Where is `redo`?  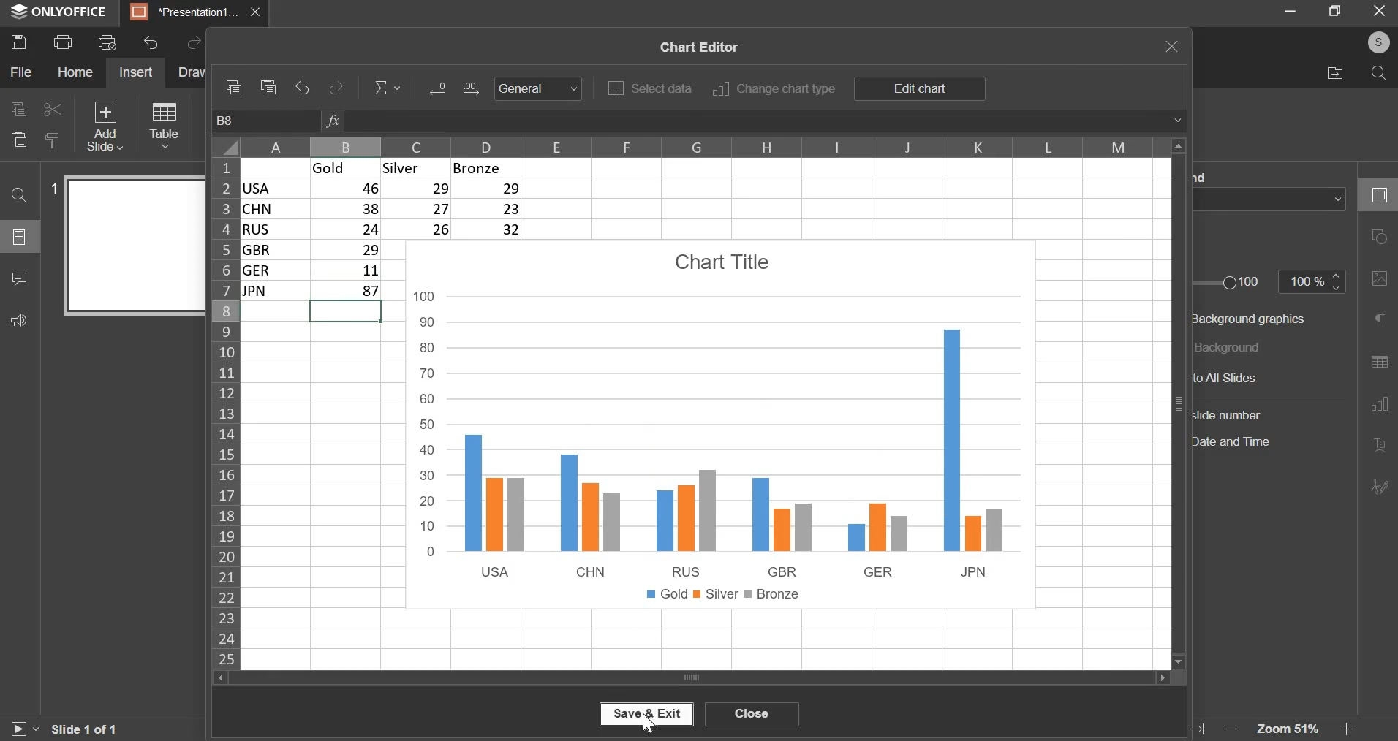 redo is located at coordinates (338, 88).